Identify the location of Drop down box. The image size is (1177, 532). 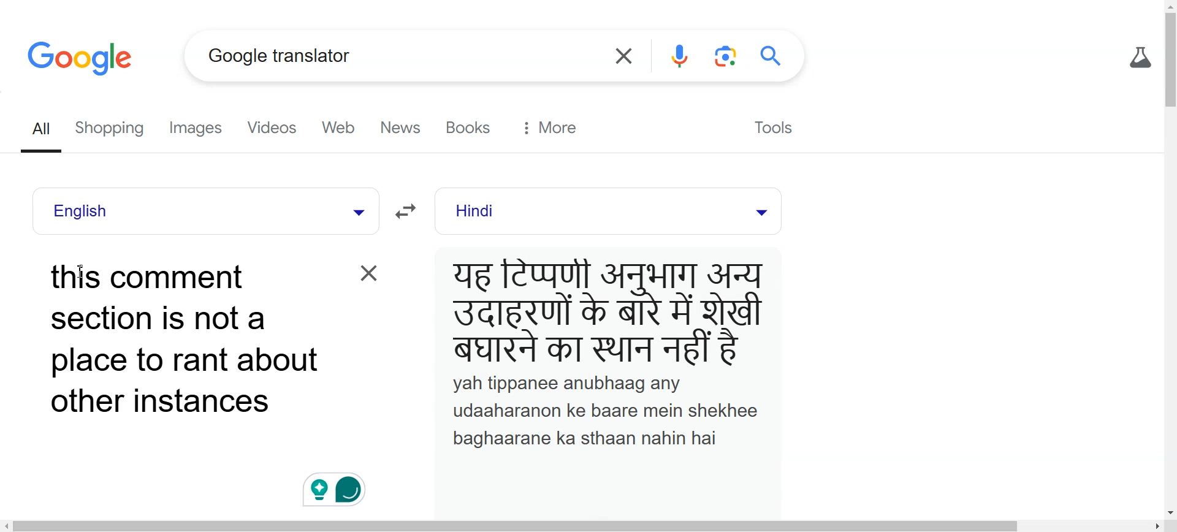
(356, 211).